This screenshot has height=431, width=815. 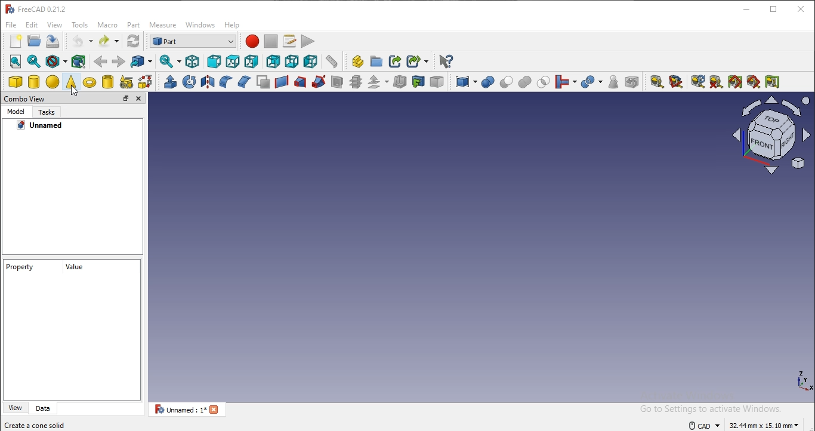 What do you see at coordinates (16, 111) in the screenshot?
I see `model` at bounding box center [16, 111].